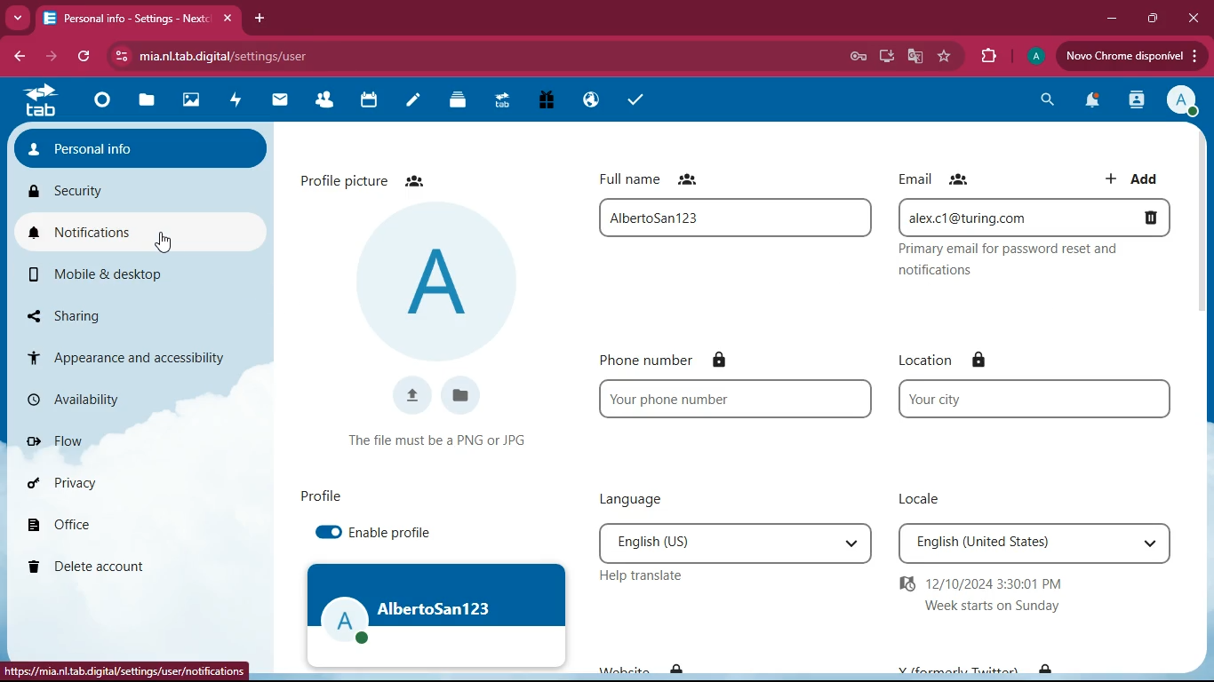 This screenshot has height=682, width=1214. Describe the element at coordinates (675, 359) in the screenshot. I see `phone number` at that location.